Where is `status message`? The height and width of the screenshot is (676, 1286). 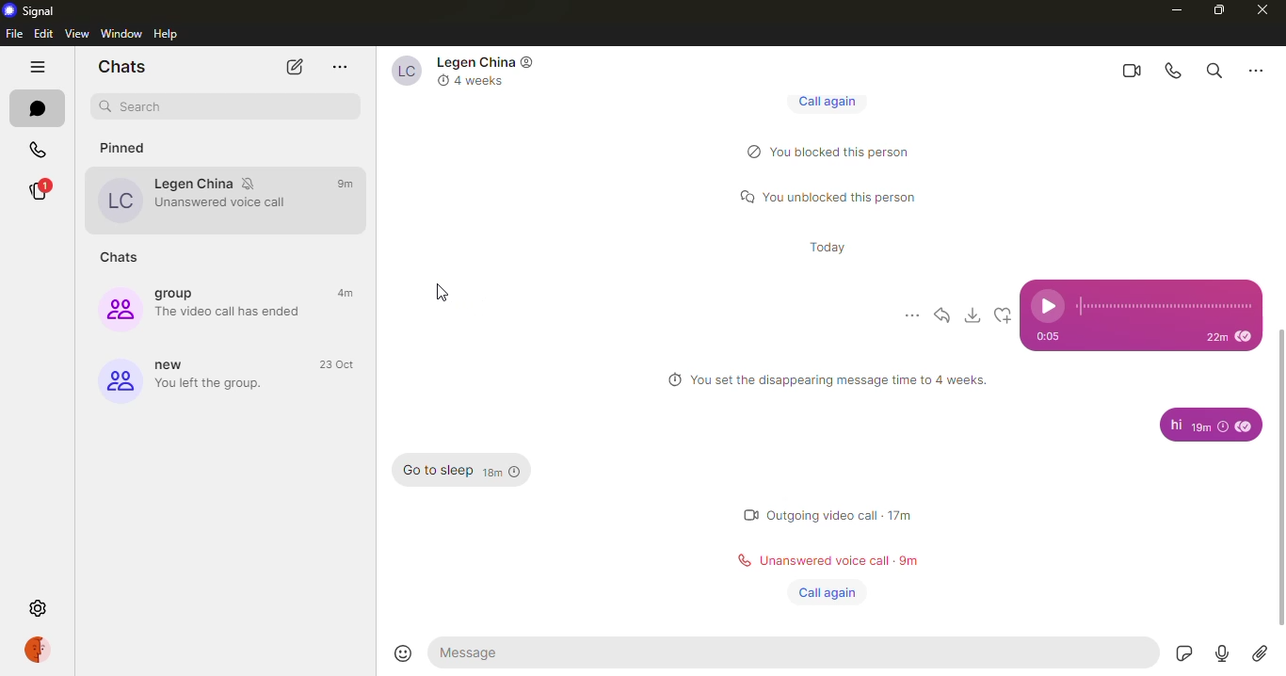
status message is located at coordinates (831, 152).